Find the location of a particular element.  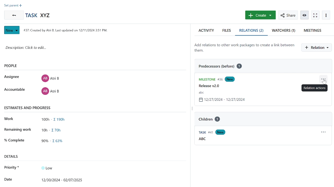

share is located at coordinates (288, 15).